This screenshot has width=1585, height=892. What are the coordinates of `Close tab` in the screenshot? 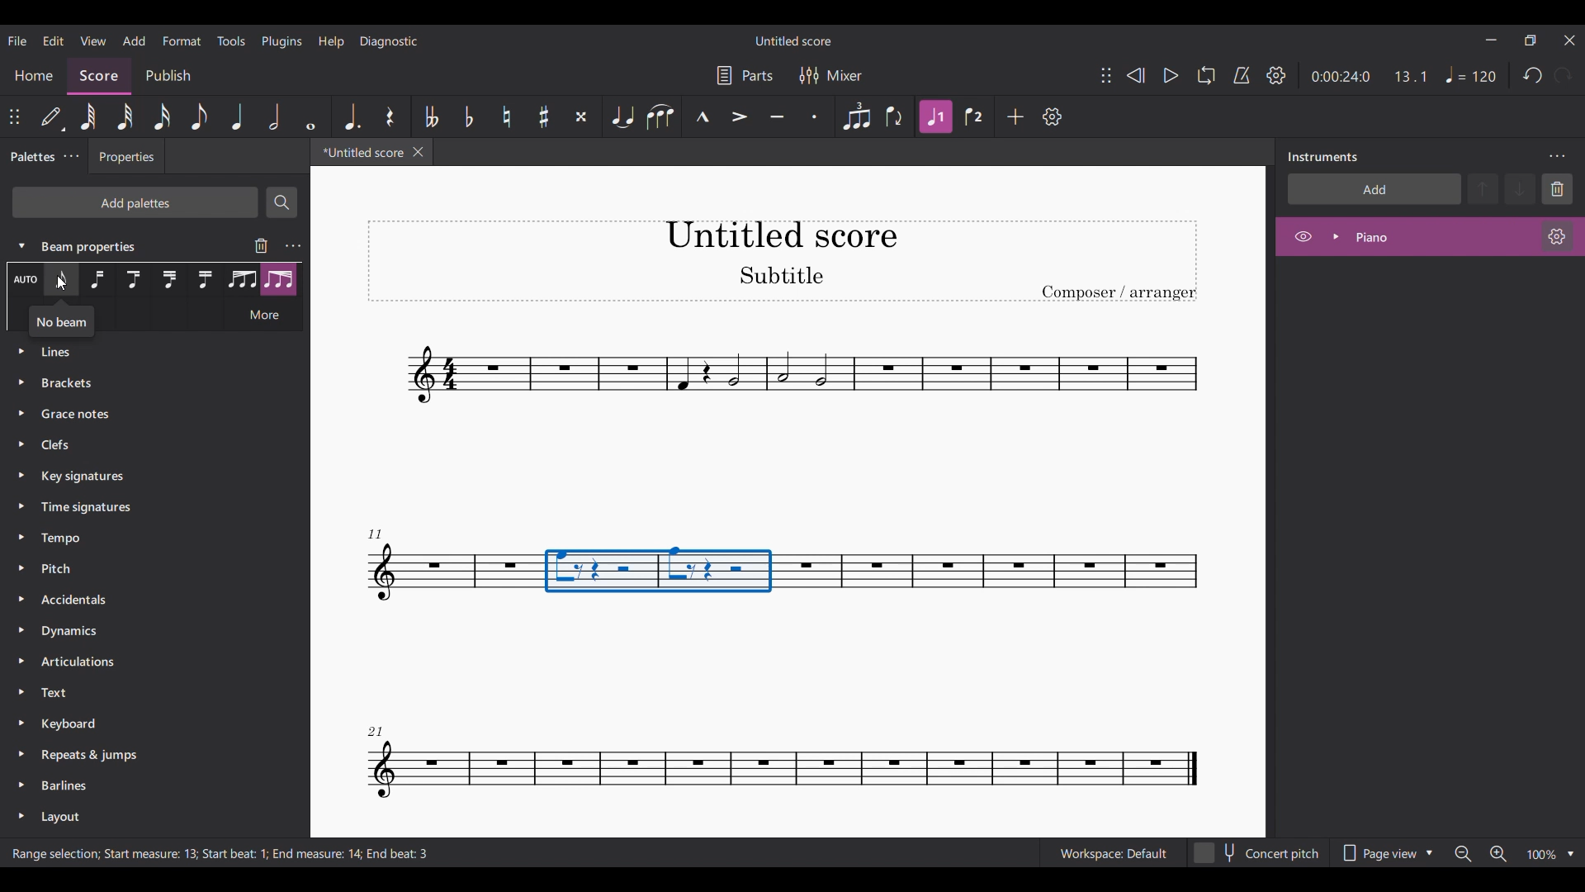 It's located at (419, 152).